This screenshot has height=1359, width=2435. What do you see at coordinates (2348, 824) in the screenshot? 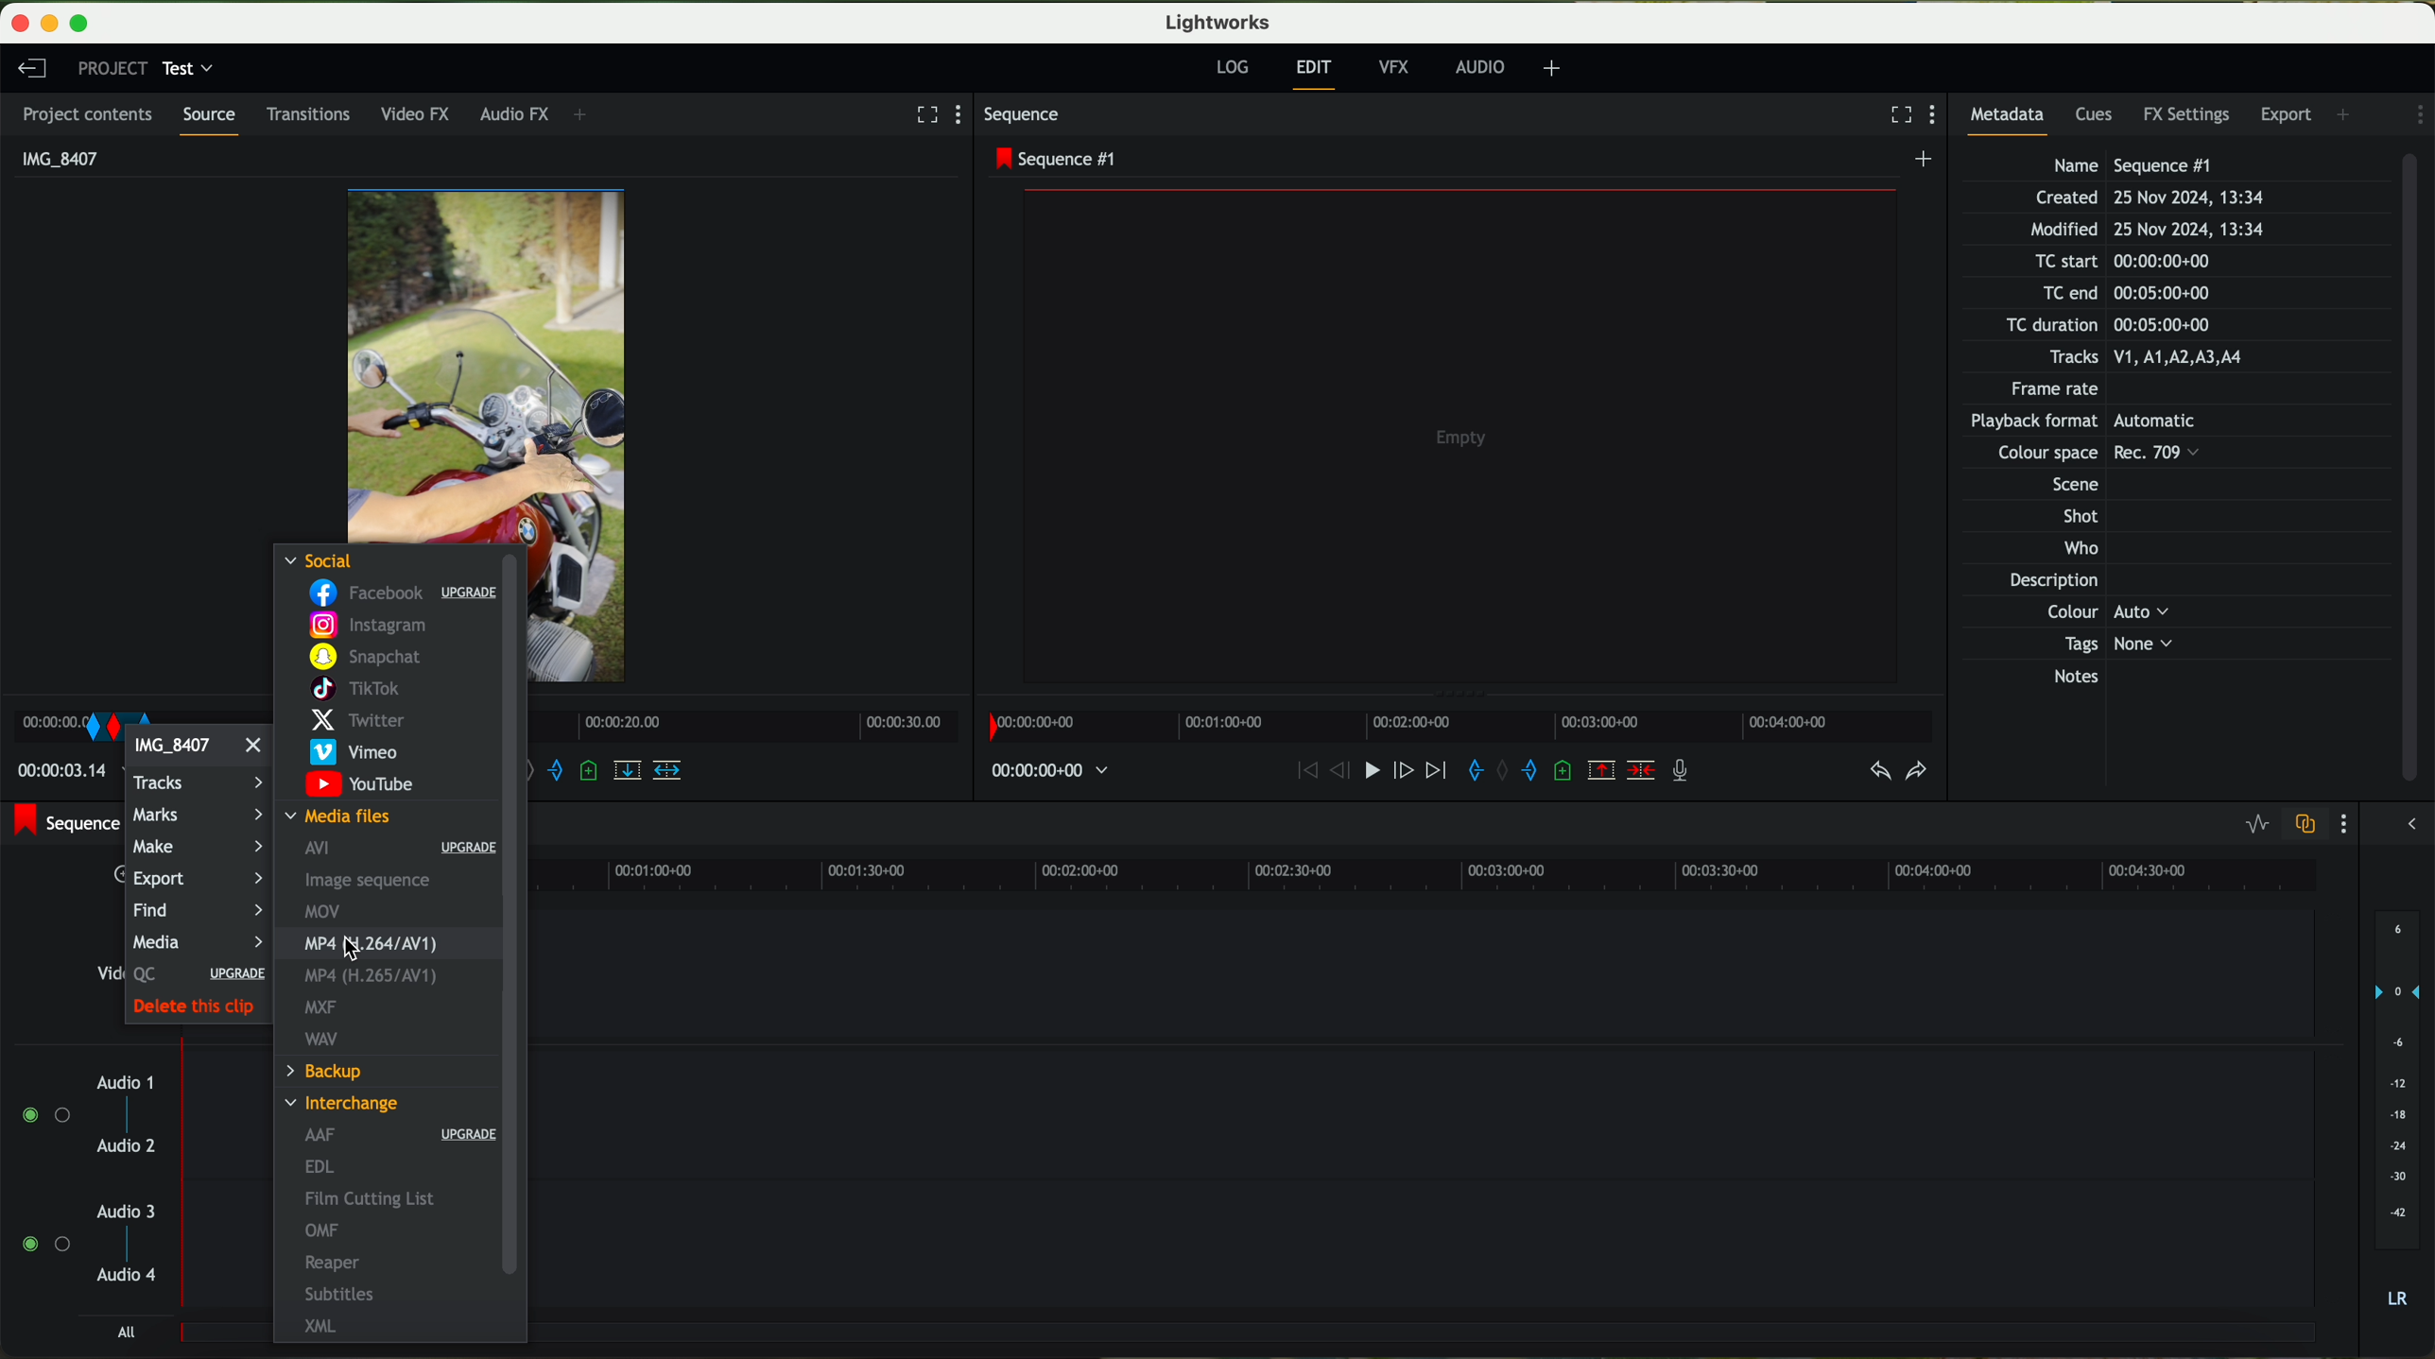
I see `show settings menu` at bounding box center [2348, 824].